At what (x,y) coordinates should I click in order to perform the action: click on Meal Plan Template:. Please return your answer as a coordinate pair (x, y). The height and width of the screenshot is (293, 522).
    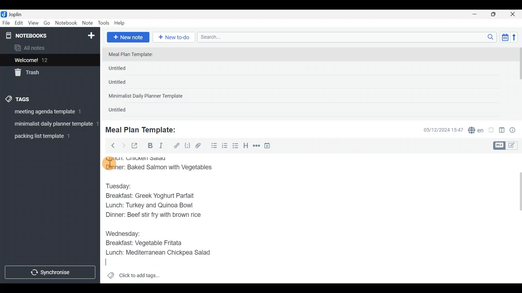
    Looking at the image, I should click on (134, 55).